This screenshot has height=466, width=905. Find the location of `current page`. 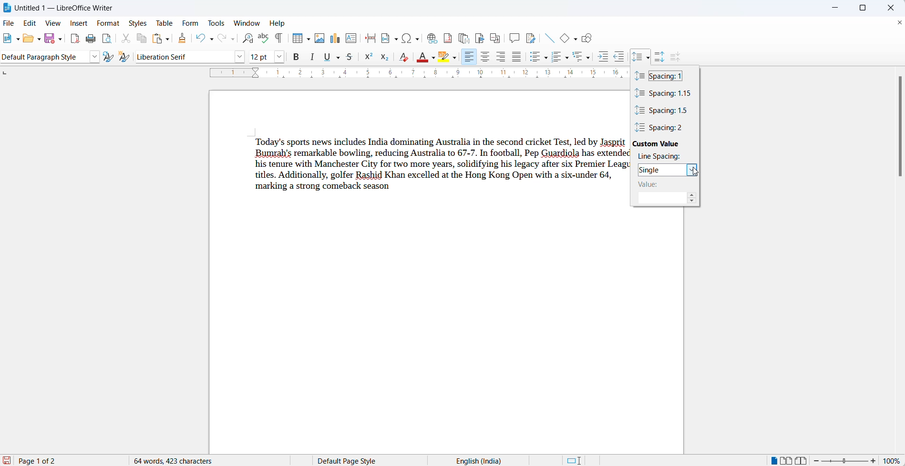

current page is located at coordinates (46, 461).